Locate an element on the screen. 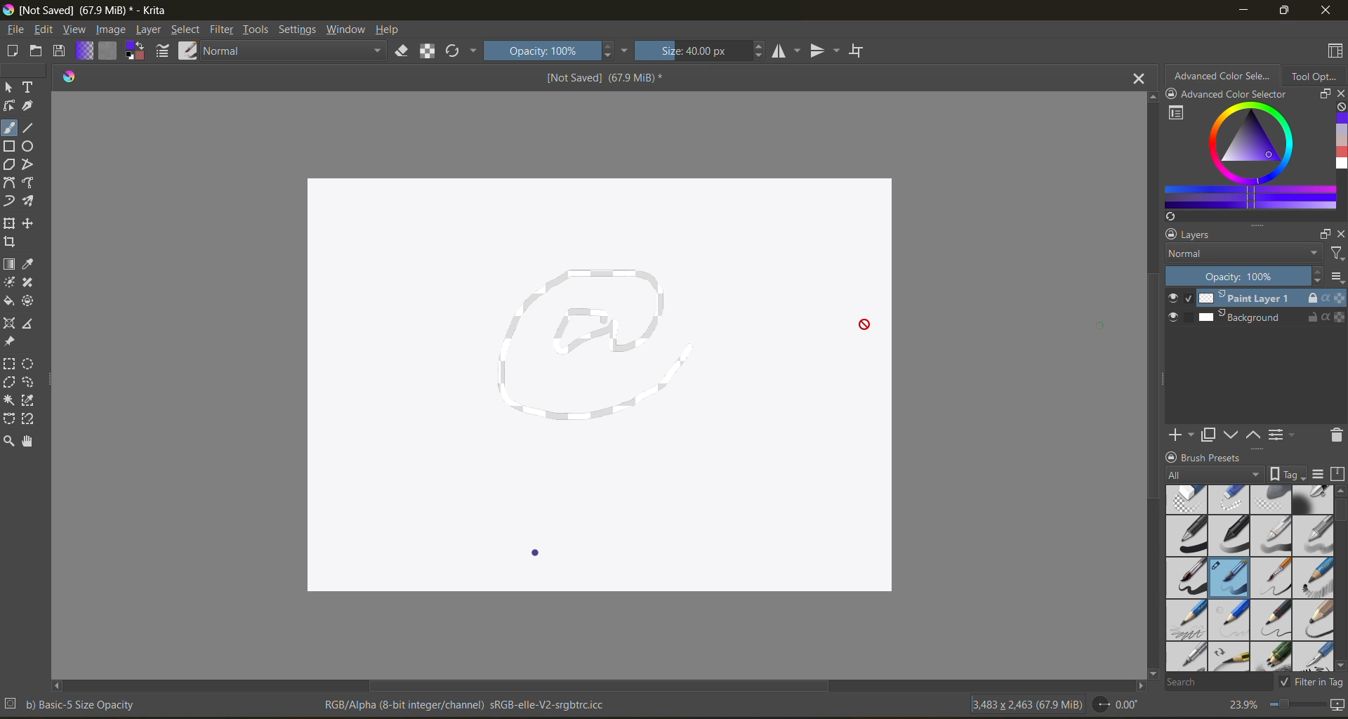 The height and width of the screenshot is (719, 1348). normal is located at coordinates (295, 51).